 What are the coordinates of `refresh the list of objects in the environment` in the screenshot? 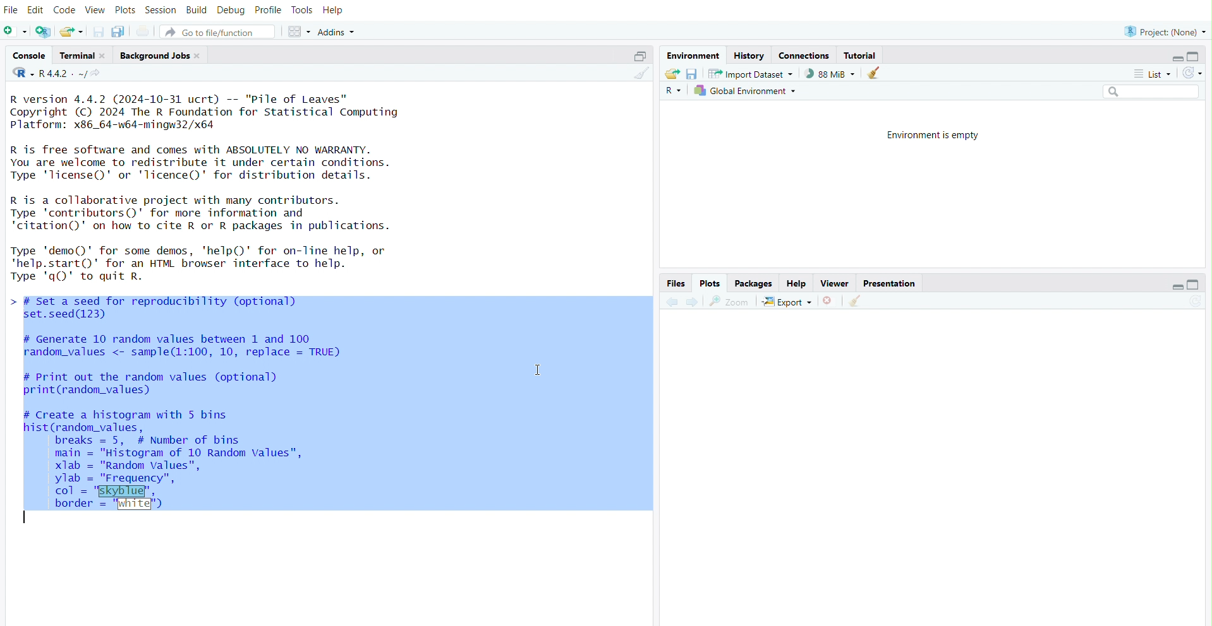 It's located at (1197, 74).